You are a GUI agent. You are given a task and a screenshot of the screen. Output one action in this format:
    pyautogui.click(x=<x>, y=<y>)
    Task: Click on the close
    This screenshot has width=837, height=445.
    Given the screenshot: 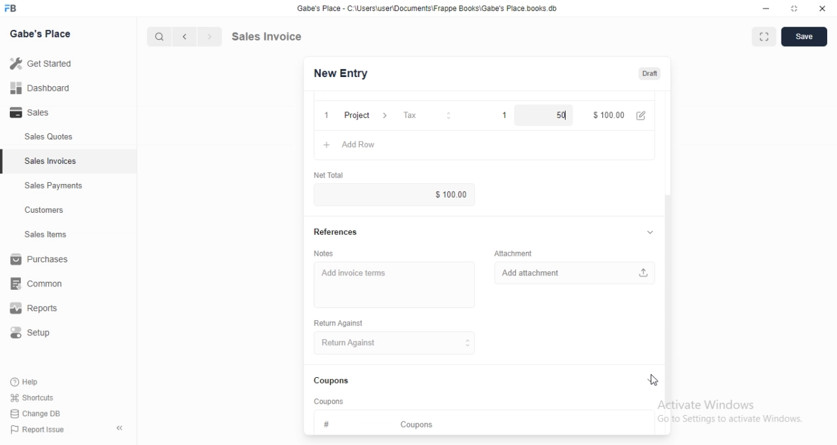 What is the action you would take?
    pyautogui.click(x=822, y=9)
    